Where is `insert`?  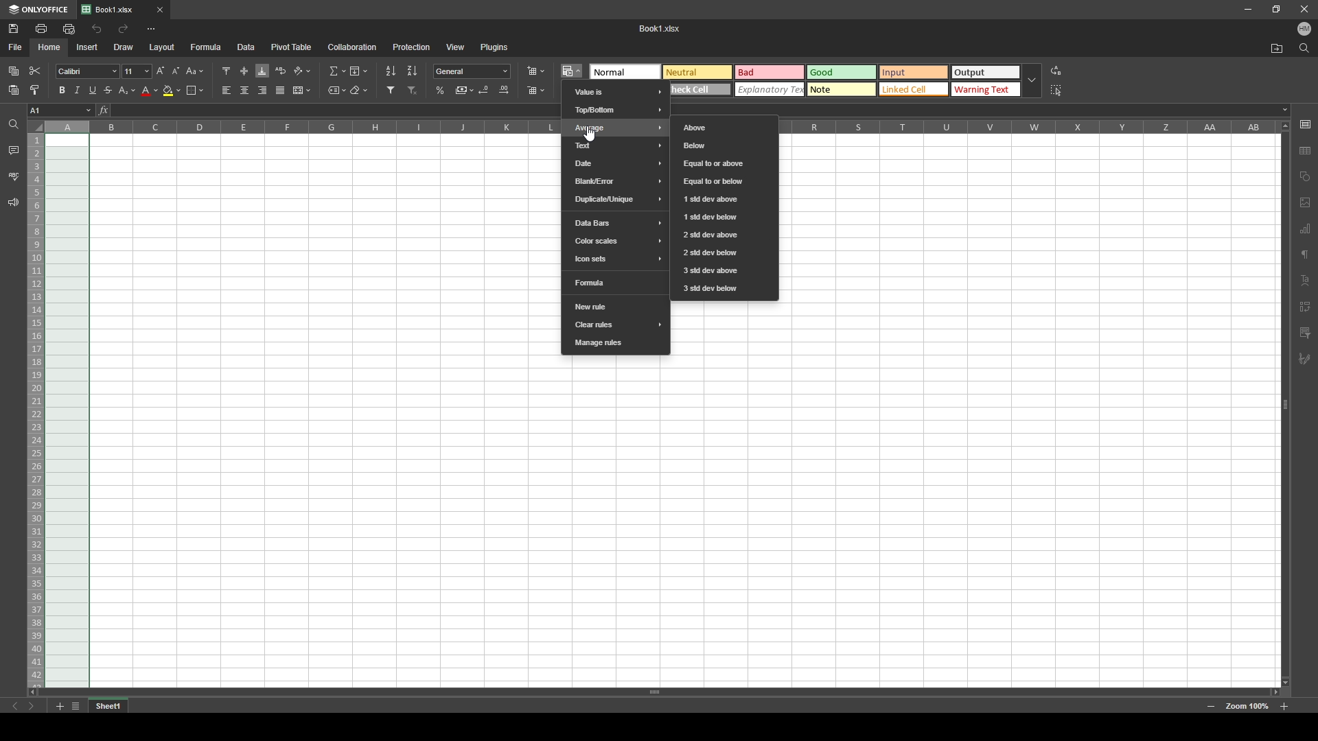
insert is located at coordinates (84, 47).